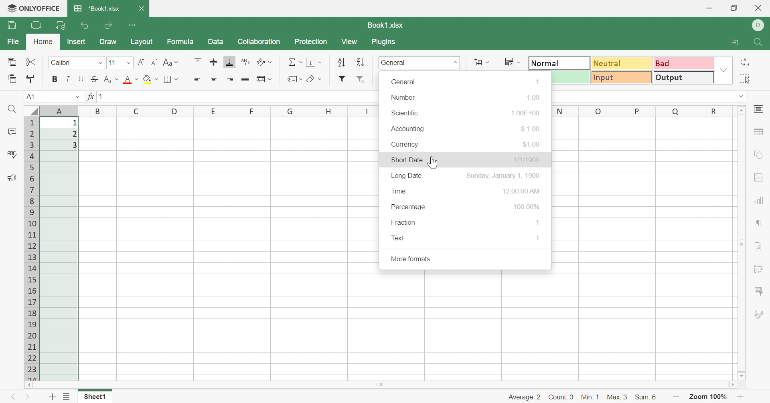 The image size is (770, 403). Describe the element at coordinates (409, 206) in the screenshot. I see `Percentage` at that location.